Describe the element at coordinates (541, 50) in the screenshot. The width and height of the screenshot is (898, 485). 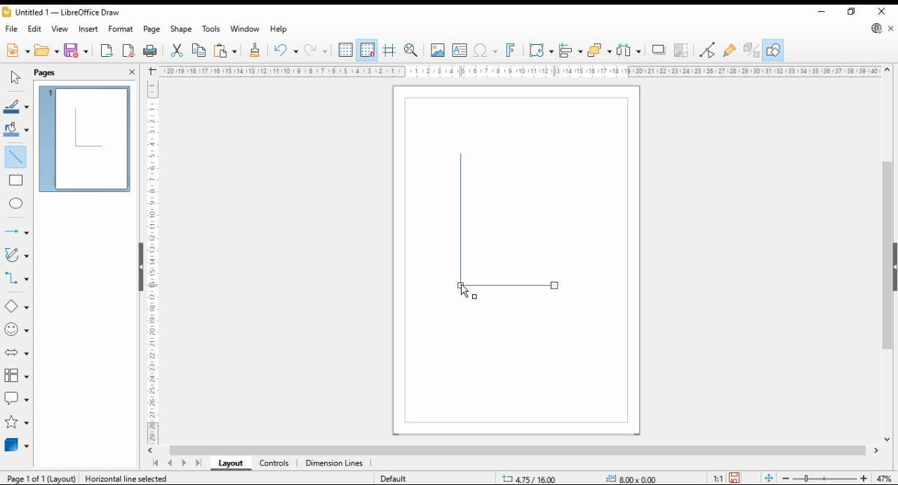
I see `transformations` at that location.